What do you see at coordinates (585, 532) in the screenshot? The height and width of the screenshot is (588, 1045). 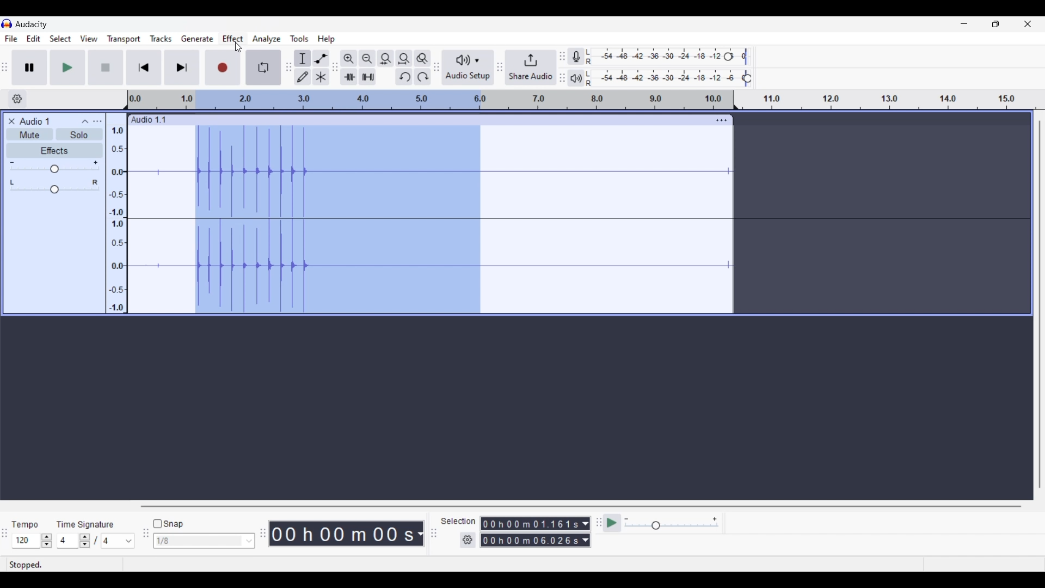 I see `Measurement options of selection duration` at bounding box center [585, 532].